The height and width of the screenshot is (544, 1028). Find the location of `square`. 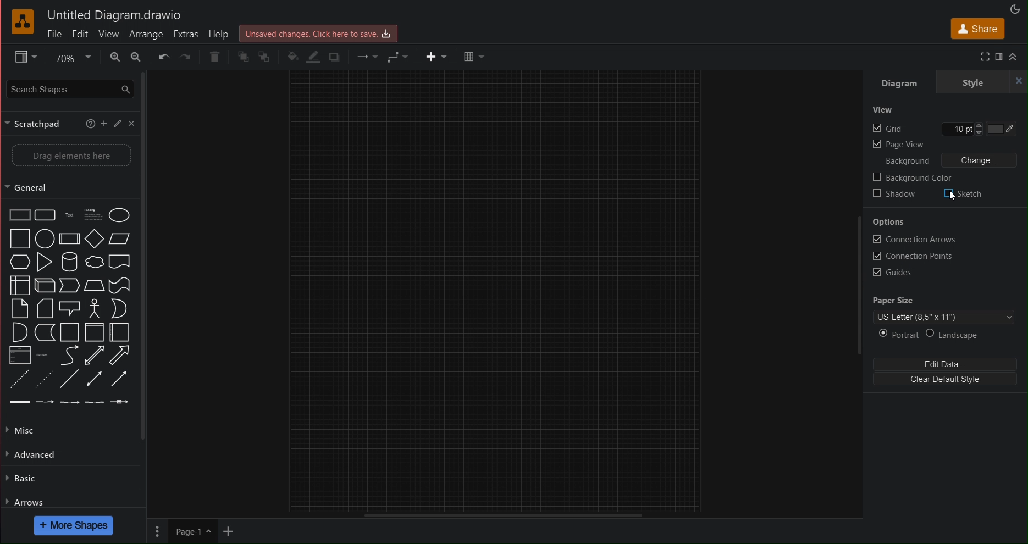

square is located at coordinates (20, 239).